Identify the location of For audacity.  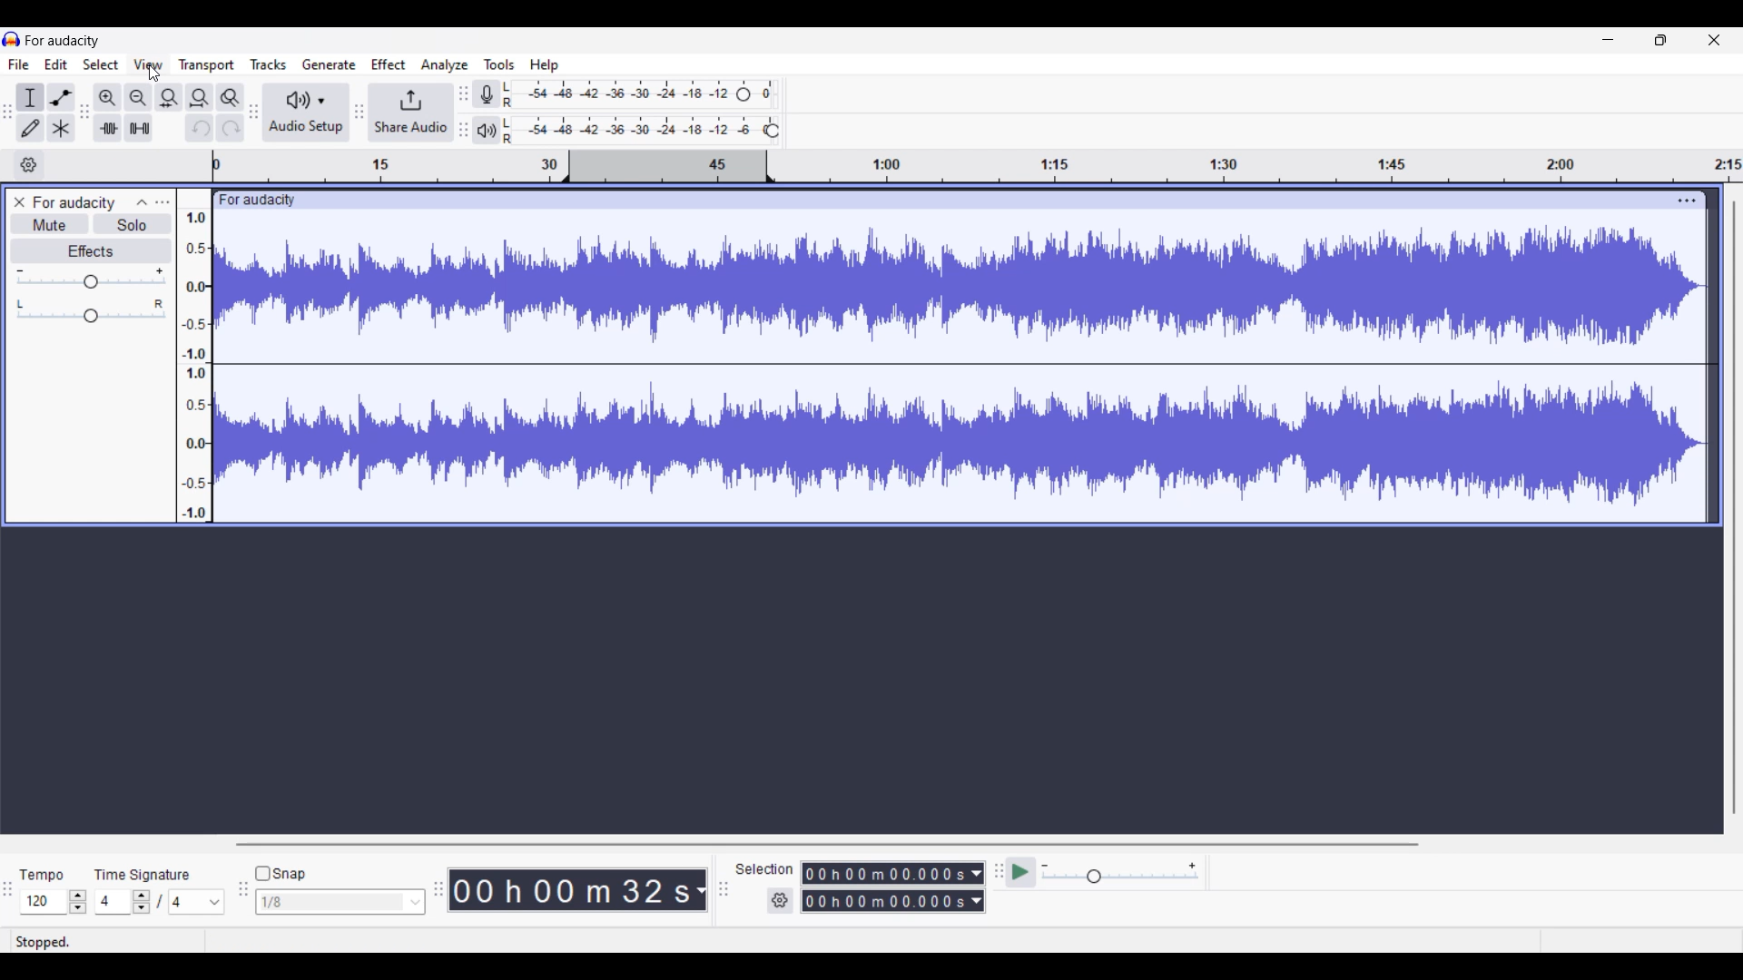
(74, 202).